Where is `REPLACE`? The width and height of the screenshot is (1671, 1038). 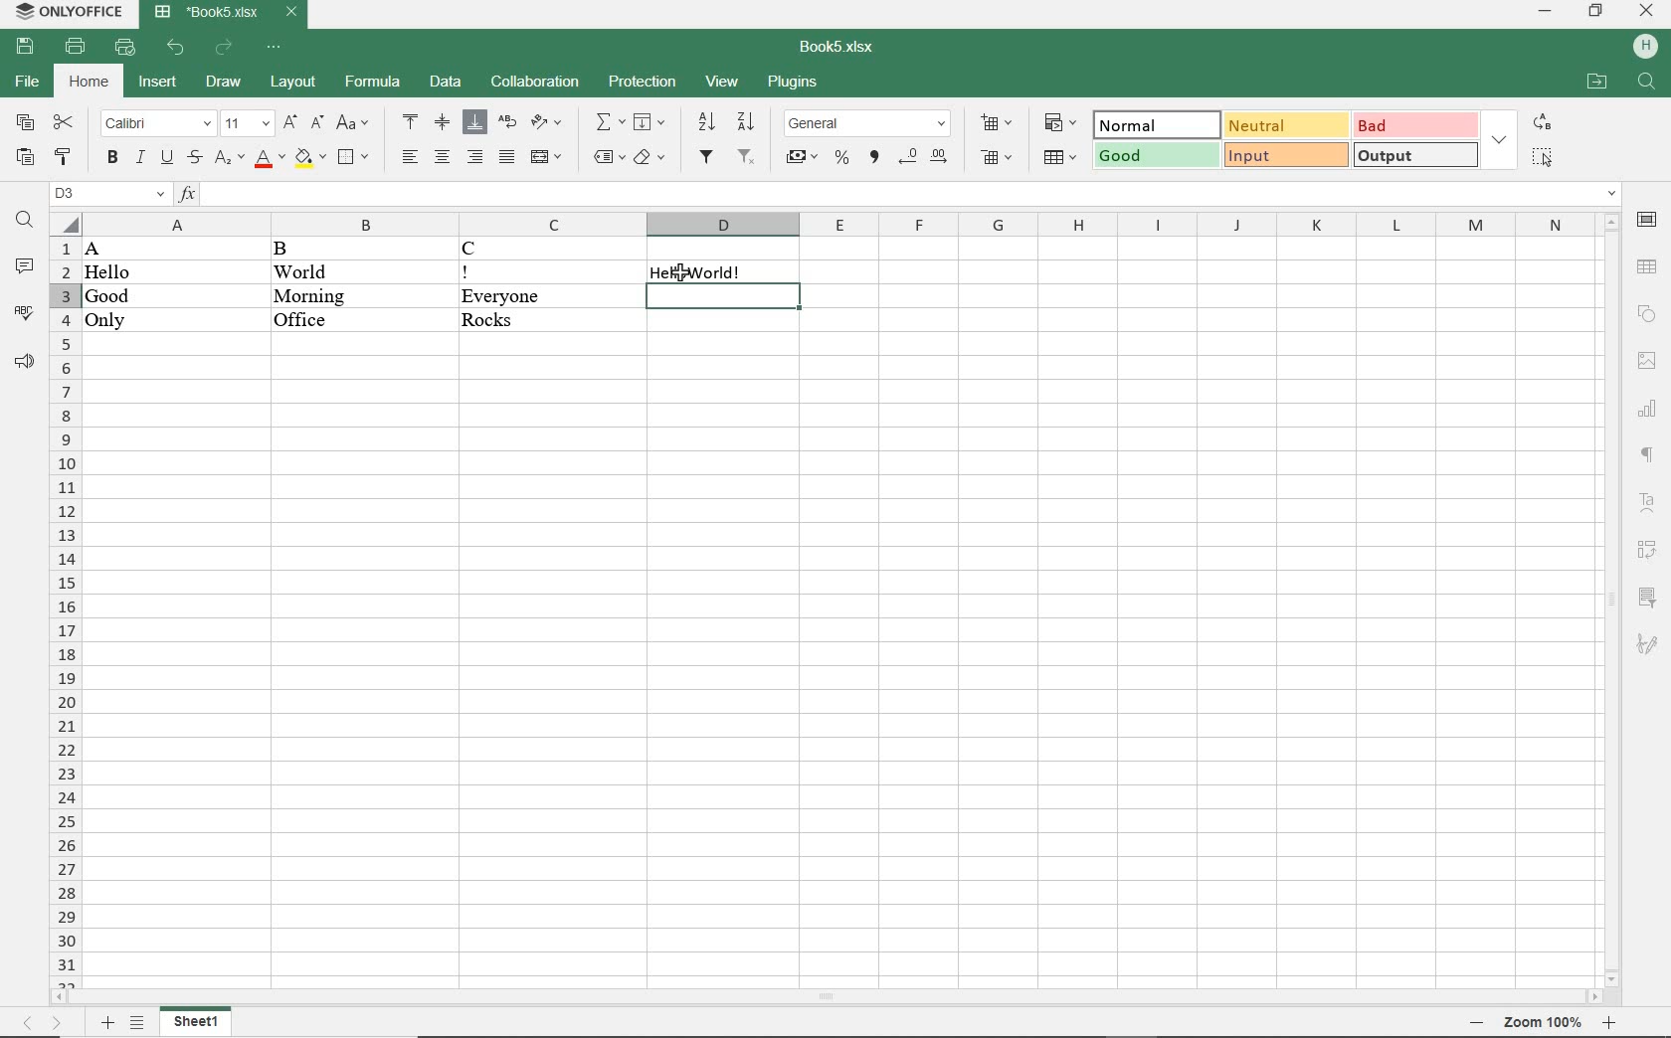 REPLACE is located at coordinates (1543, 123).